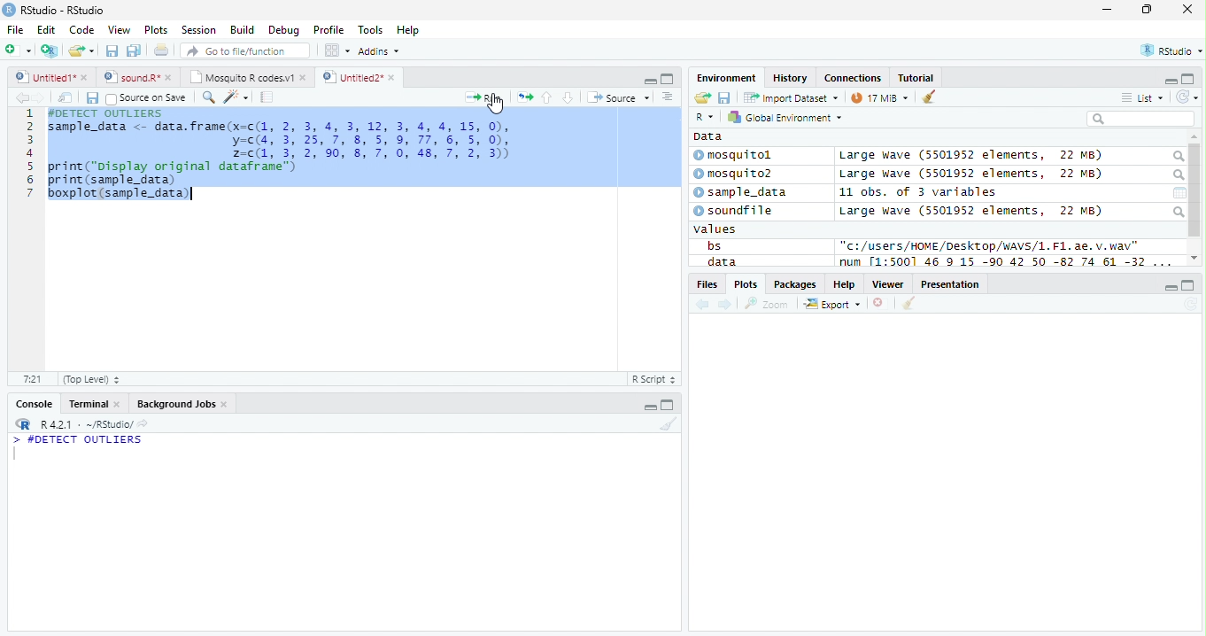  What do you see at coordinates (329, 29) in the screenshot?
I see `Profile` at bounding box center [329, 29].